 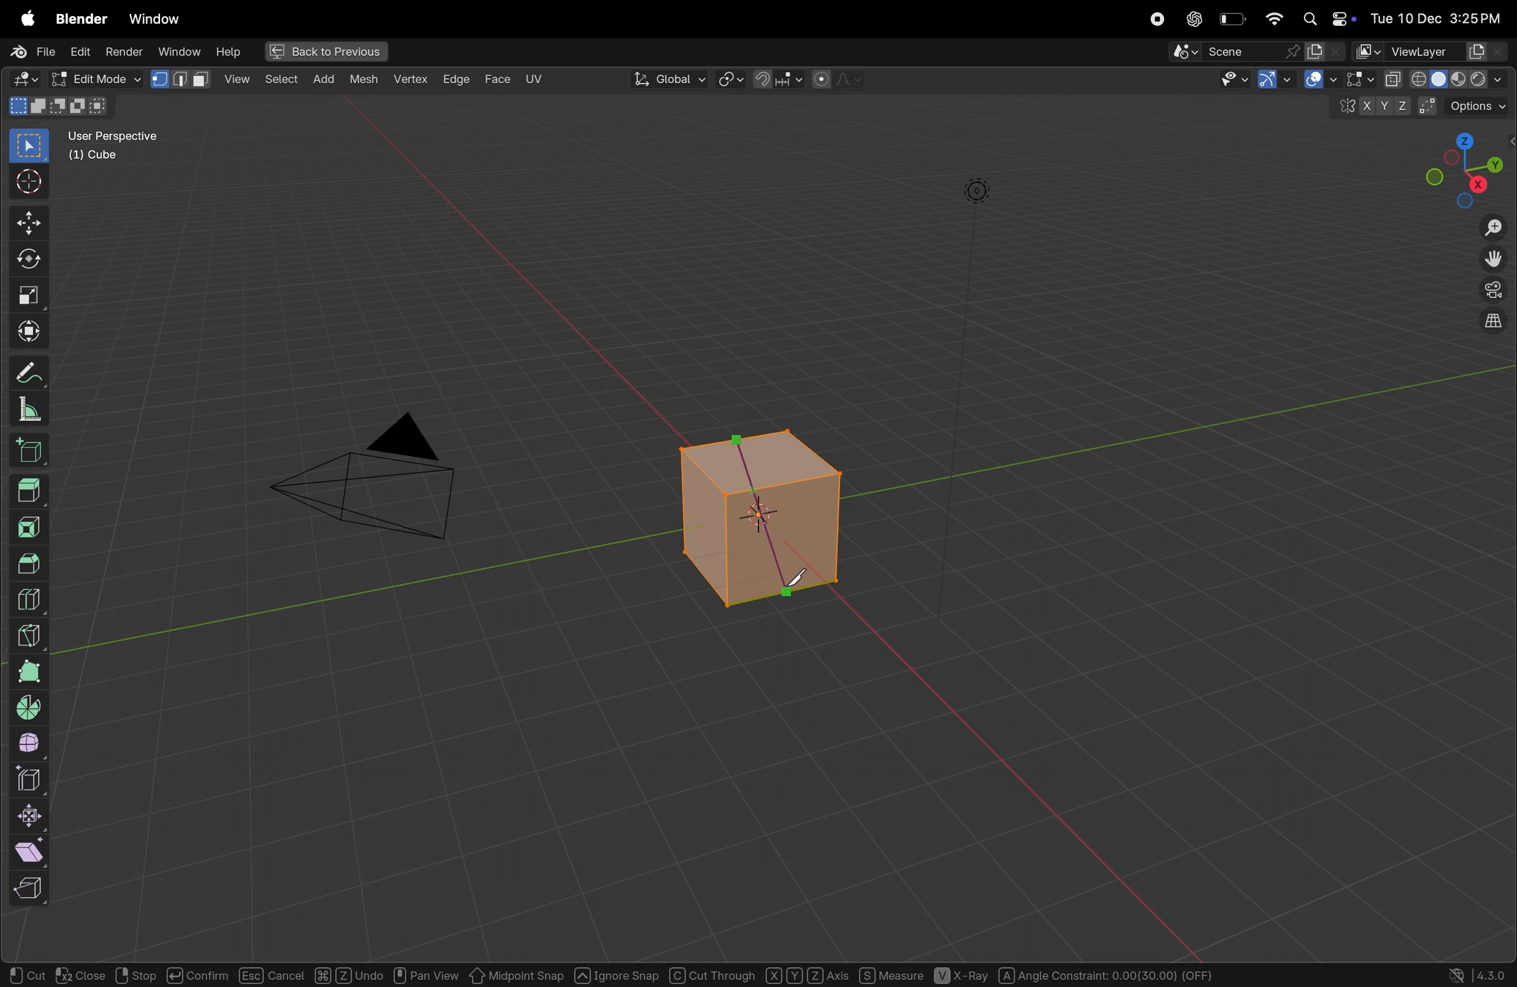 What do you see at coordinates (366, 82) in the screenshot?
I see `Mesh` at bounding box center [366, 82].